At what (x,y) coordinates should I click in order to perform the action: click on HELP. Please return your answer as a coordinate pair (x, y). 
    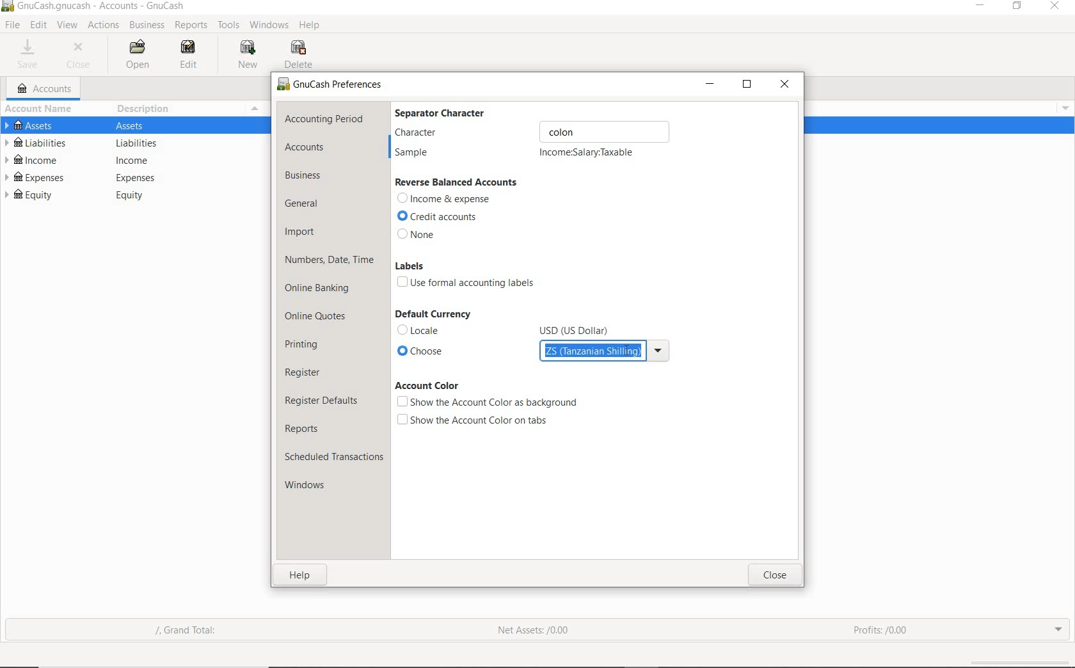
    Looking at the image, I should click on (312, 26).